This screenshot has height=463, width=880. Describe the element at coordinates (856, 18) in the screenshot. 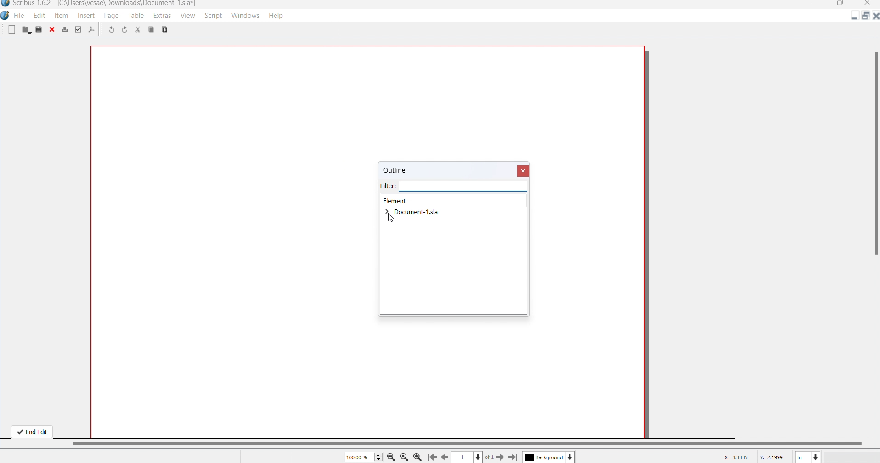

I see `Minimize` at that location.